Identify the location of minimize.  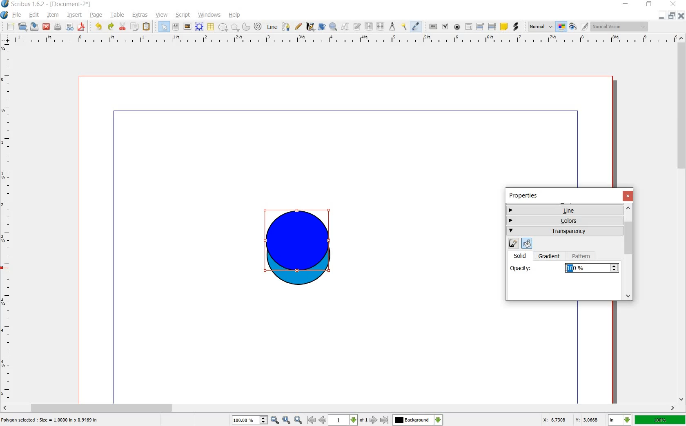
(626, 4).